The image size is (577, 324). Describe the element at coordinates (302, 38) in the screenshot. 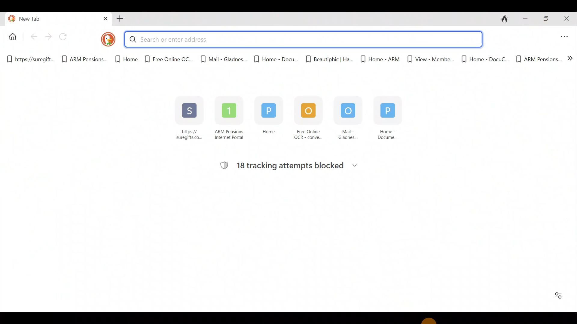

I see `Search or enter address` at that location.